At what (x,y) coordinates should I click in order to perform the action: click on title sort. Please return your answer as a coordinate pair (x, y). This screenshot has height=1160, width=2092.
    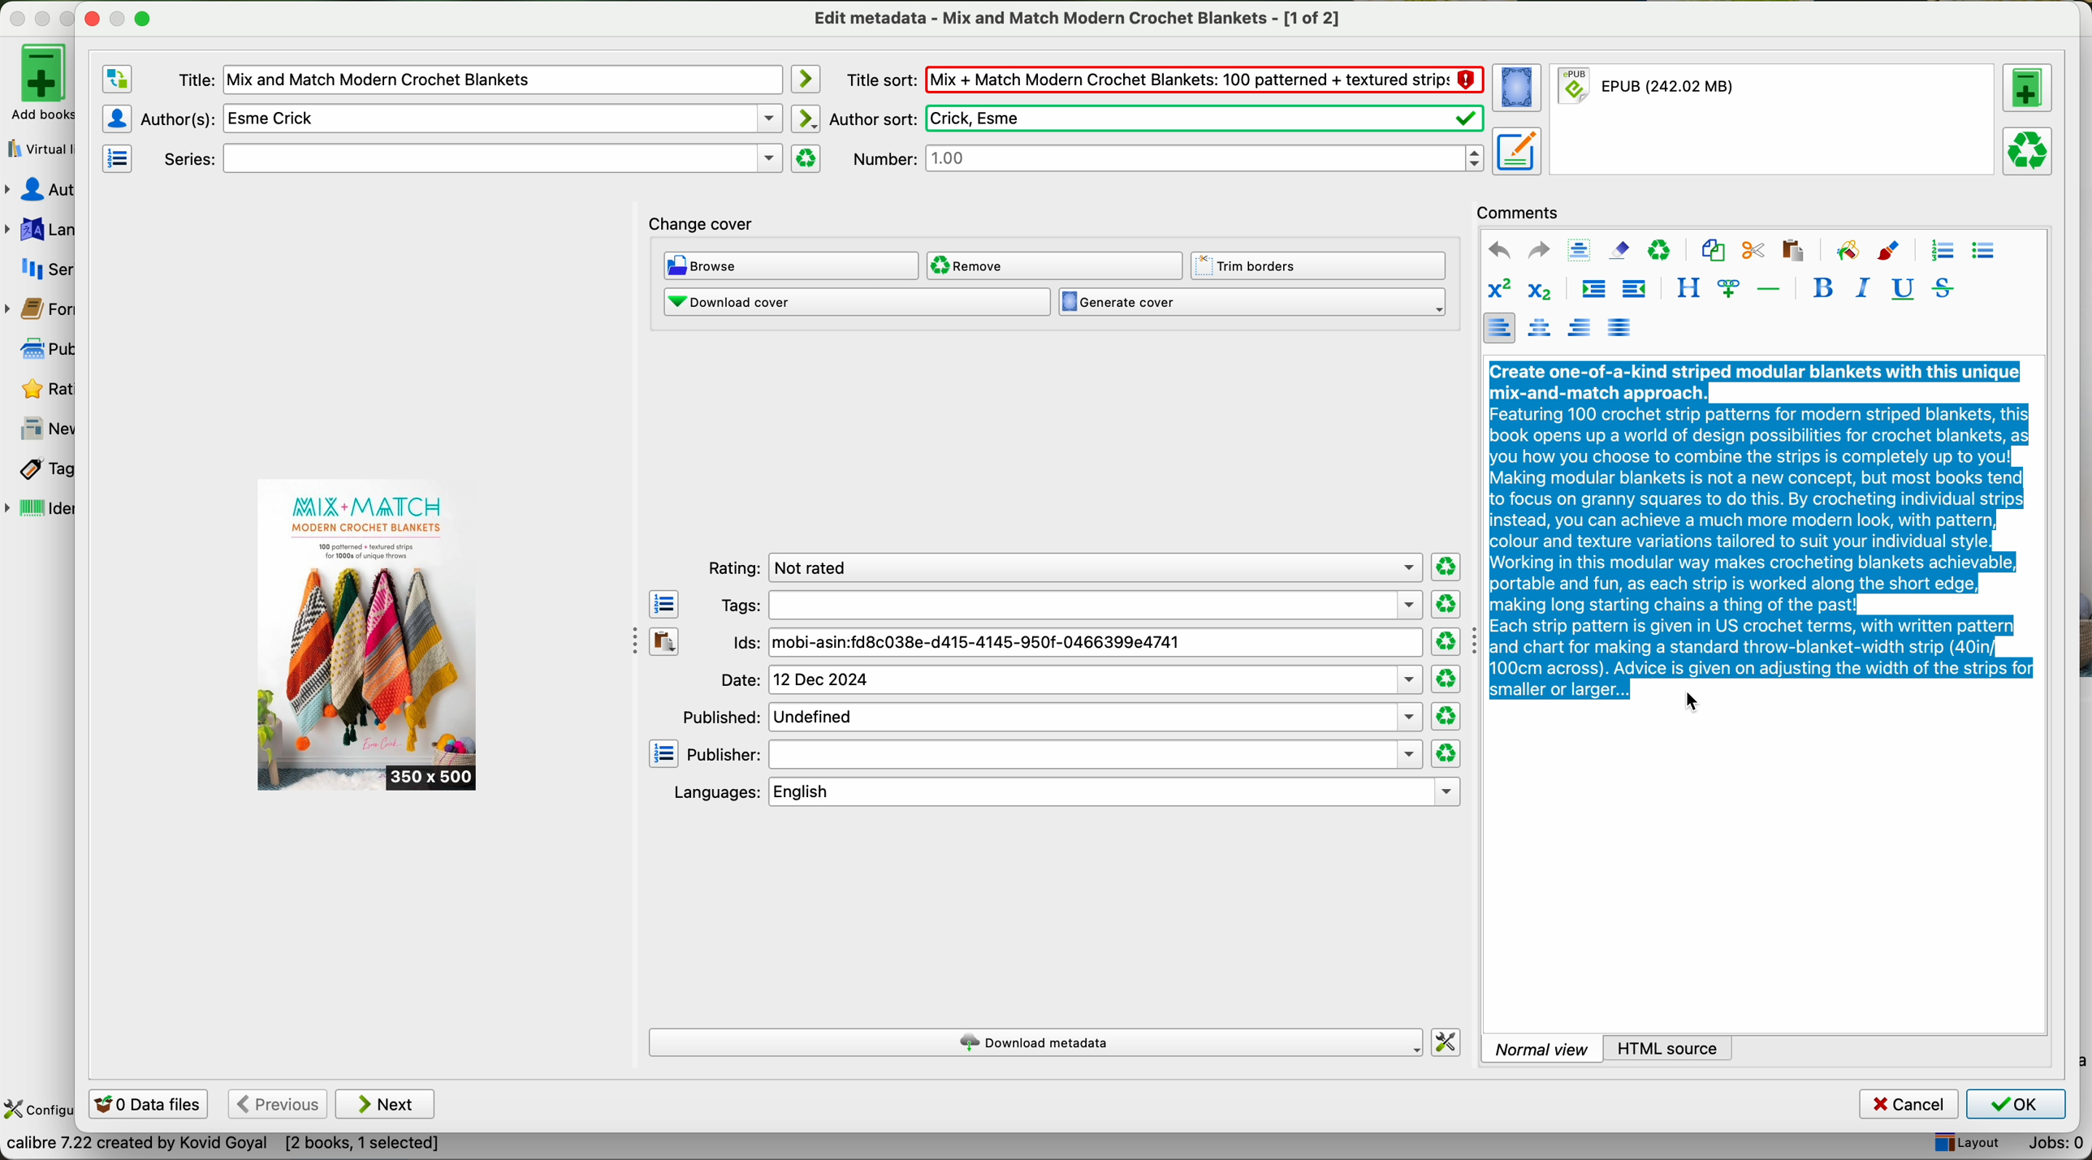
    Looking at the image, I should click on (1164, 79).